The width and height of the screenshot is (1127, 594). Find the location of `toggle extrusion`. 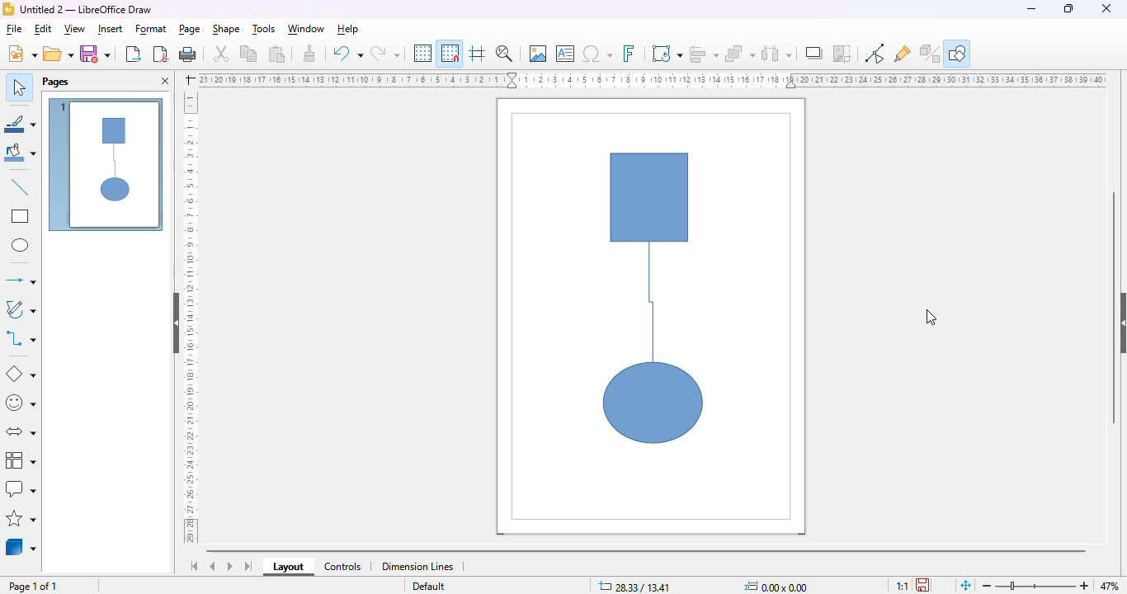

toggle extrusion is located at coordinates (931, 54).